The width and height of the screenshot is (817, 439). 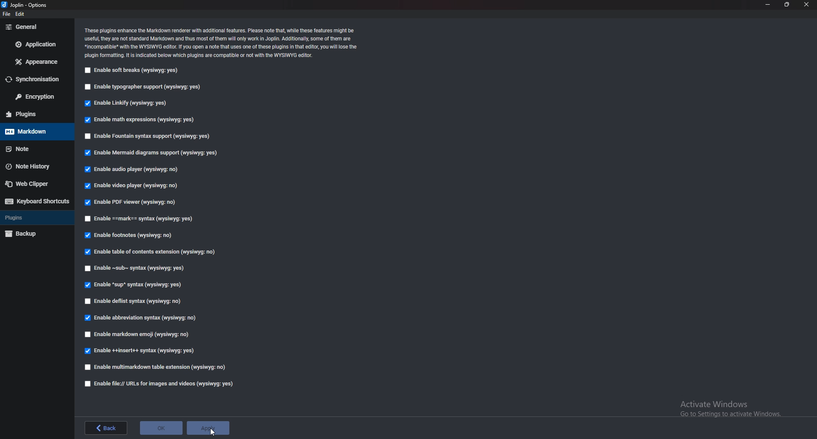 What do you see at coordinates (37, 97) in the screenshot?
I see `Encryption` at bounding box center [37, 97].